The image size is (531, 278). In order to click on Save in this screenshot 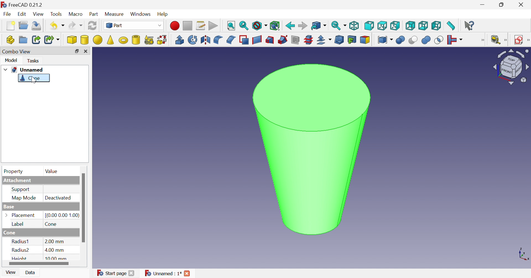, I will do `click(37, 26)`.